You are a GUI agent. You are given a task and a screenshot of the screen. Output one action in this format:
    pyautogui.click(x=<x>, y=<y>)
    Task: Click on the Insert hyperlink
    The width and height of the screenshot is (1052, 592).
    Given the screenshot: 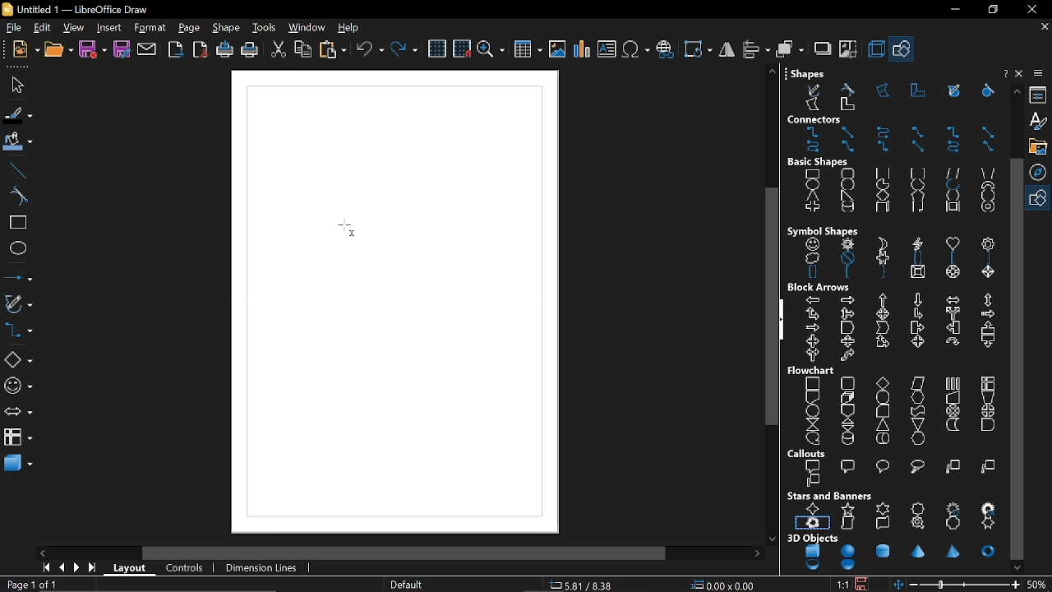 What is the action you would take?
    pyautogui.click(x=666, y=50)
    